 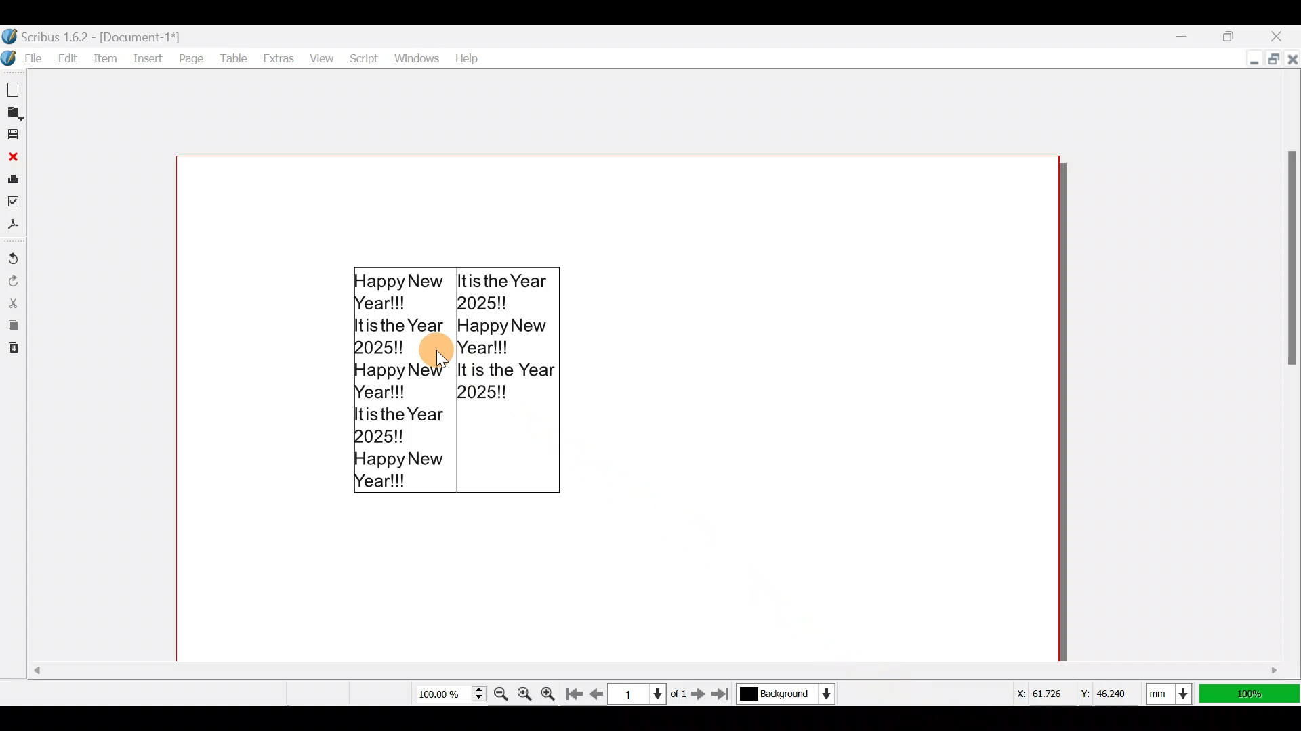 I want to click on Select current units, so click(x=1172, y=691).